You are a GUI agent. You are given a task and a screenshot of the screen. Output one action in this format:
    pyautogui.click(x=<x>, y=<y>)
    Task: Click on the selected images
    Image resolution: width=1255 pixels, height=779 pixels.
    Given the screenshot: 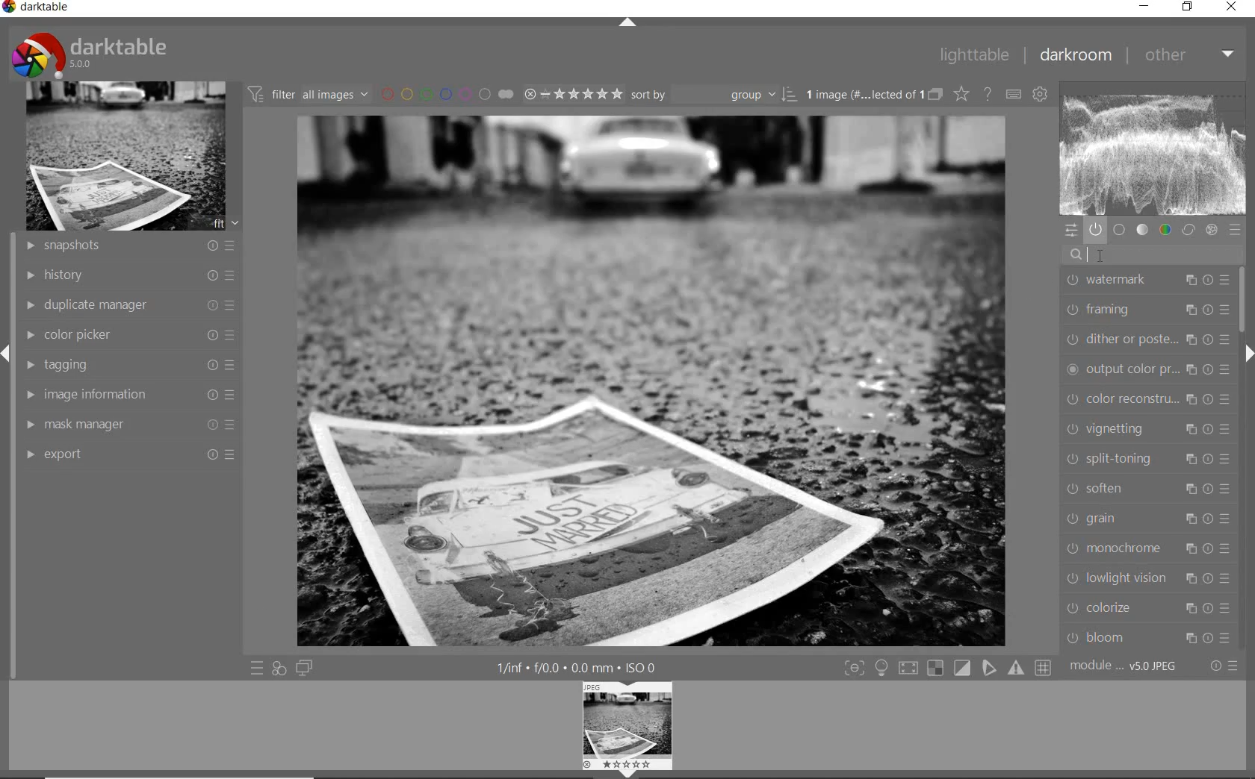 What is the action you would take?
    pyautogui.click(x=864, y=95)
    